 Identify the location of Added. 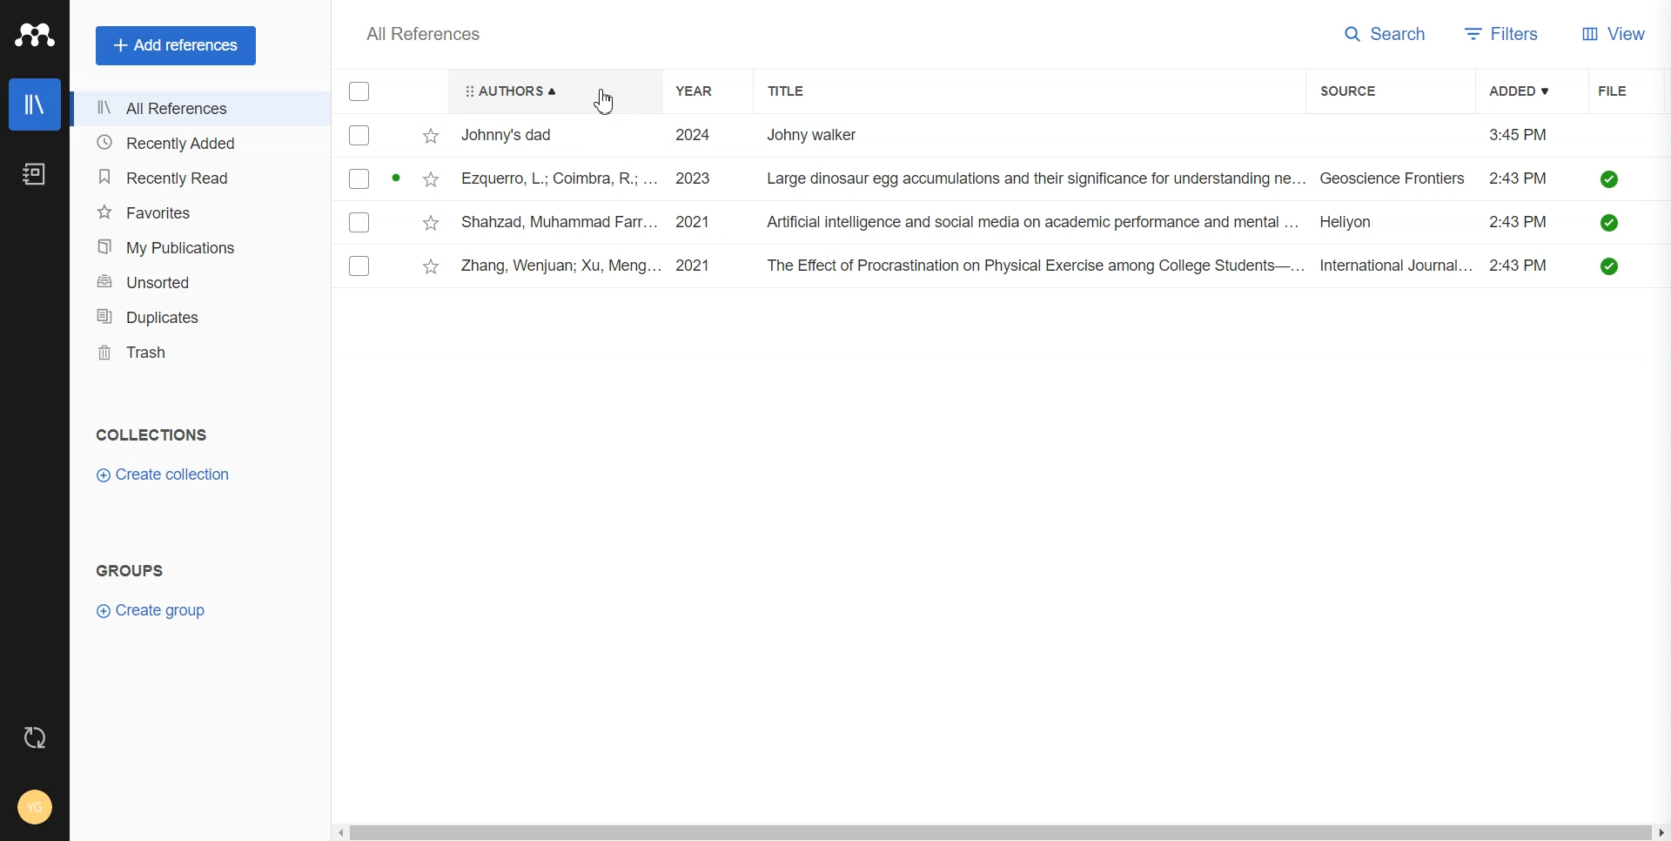
(1525, 90).